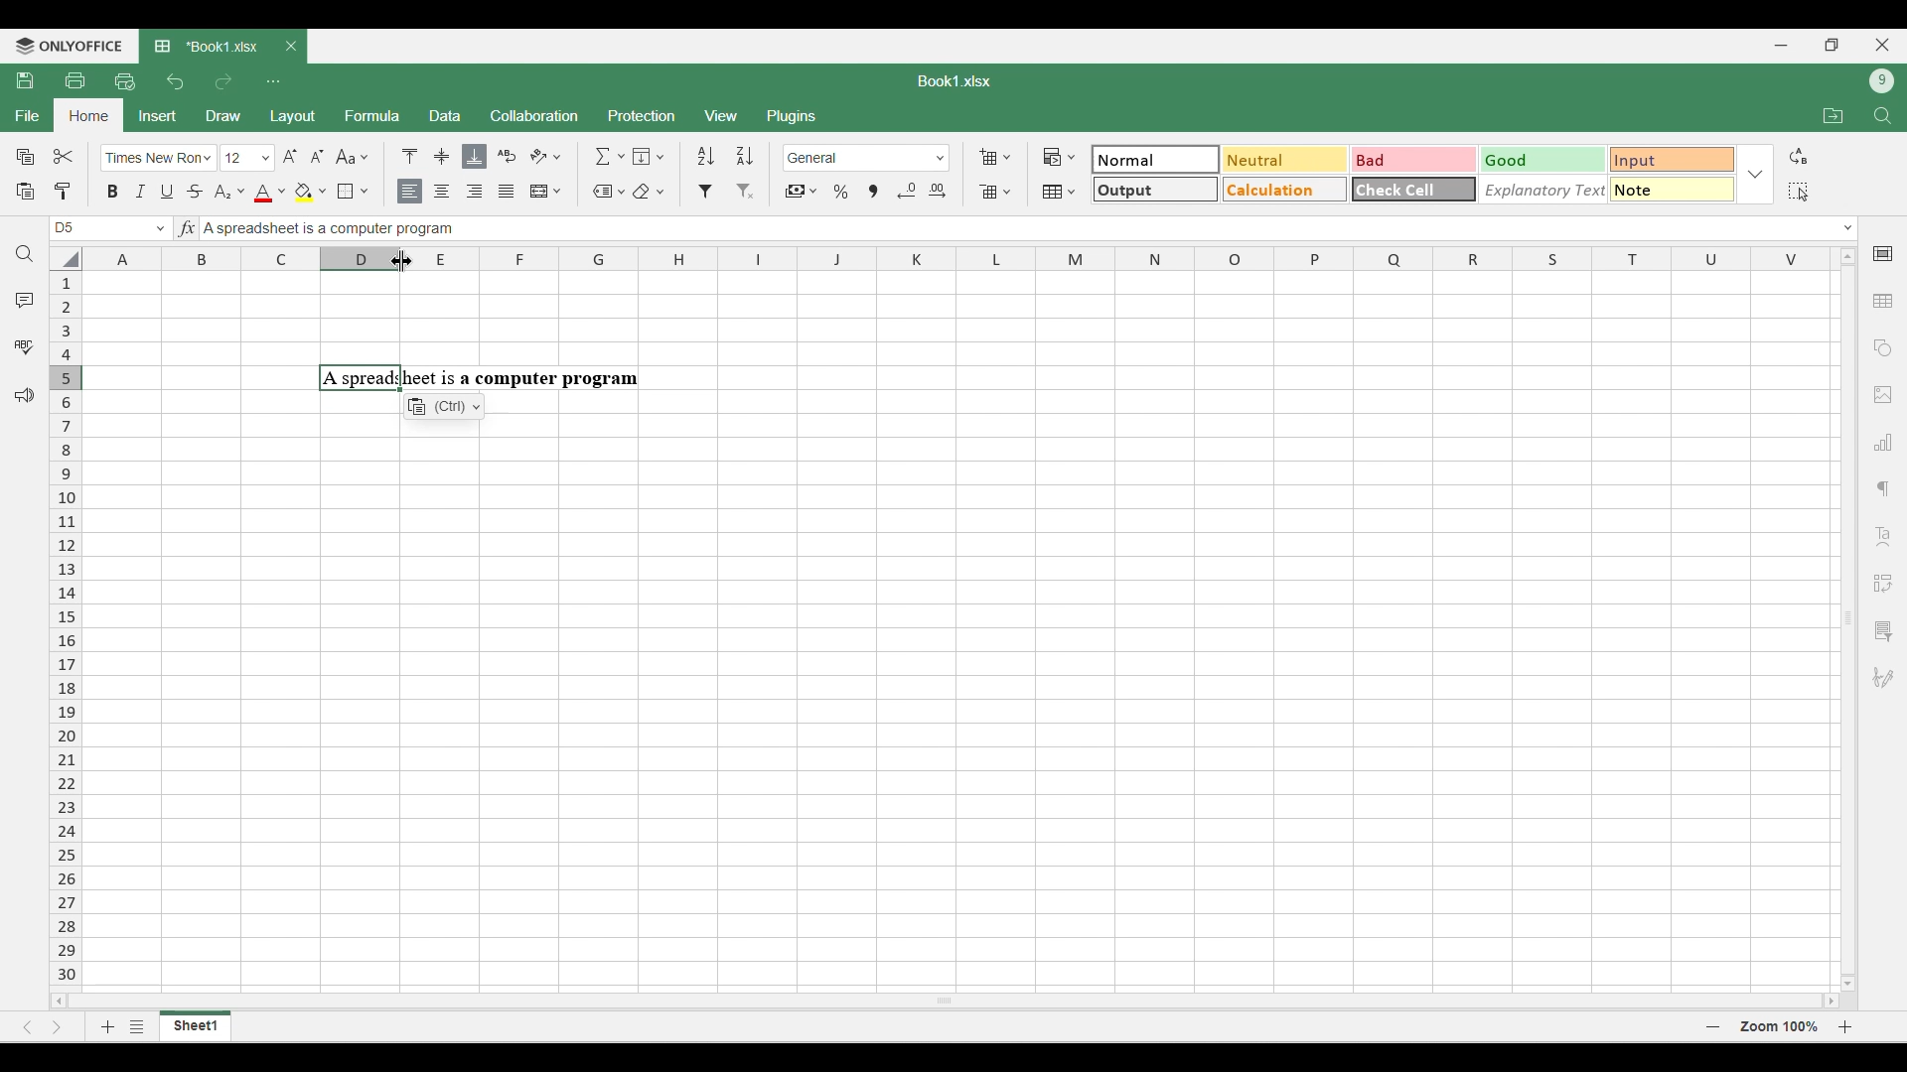  What do you see at coordinates (445, 114) in the screenshot?
I see `Data menu` at bounding box center [445, 114].